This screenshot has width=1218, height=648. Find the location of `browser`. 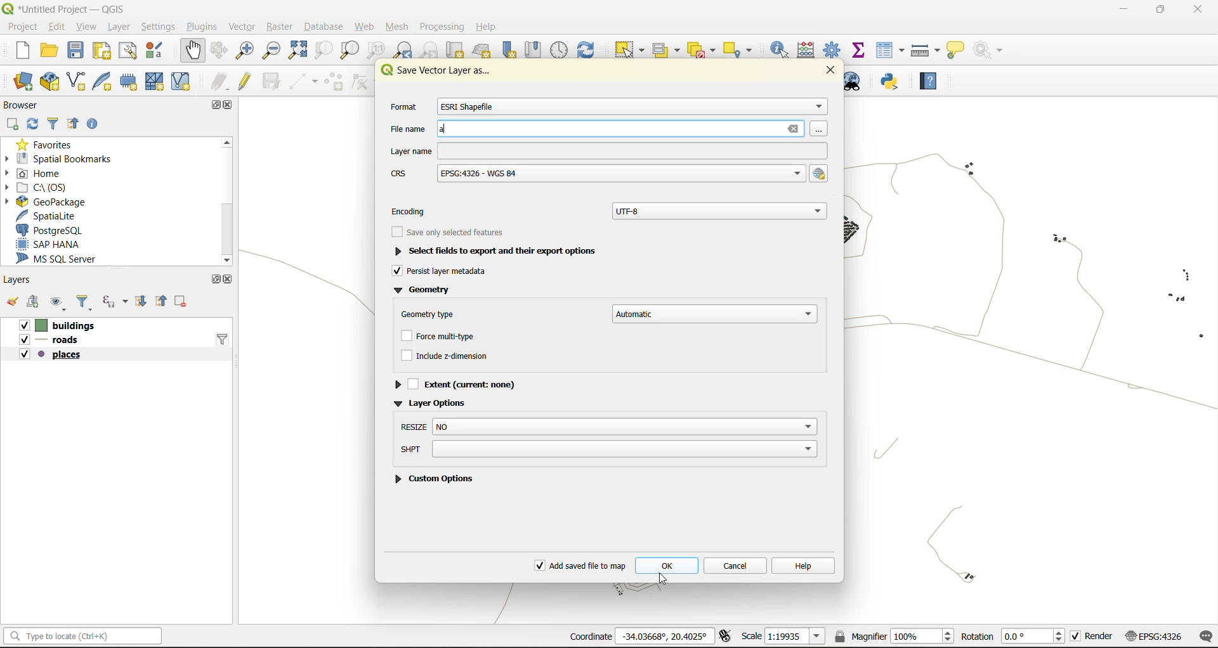

browser is located at coordinates (25, 103).